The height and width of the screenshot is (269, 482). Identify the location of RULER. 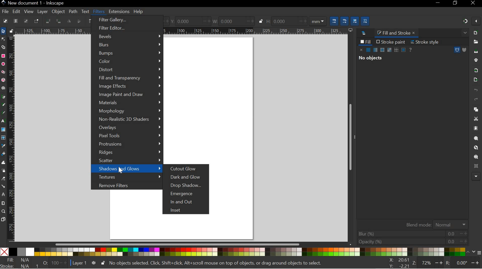
(12, 138).